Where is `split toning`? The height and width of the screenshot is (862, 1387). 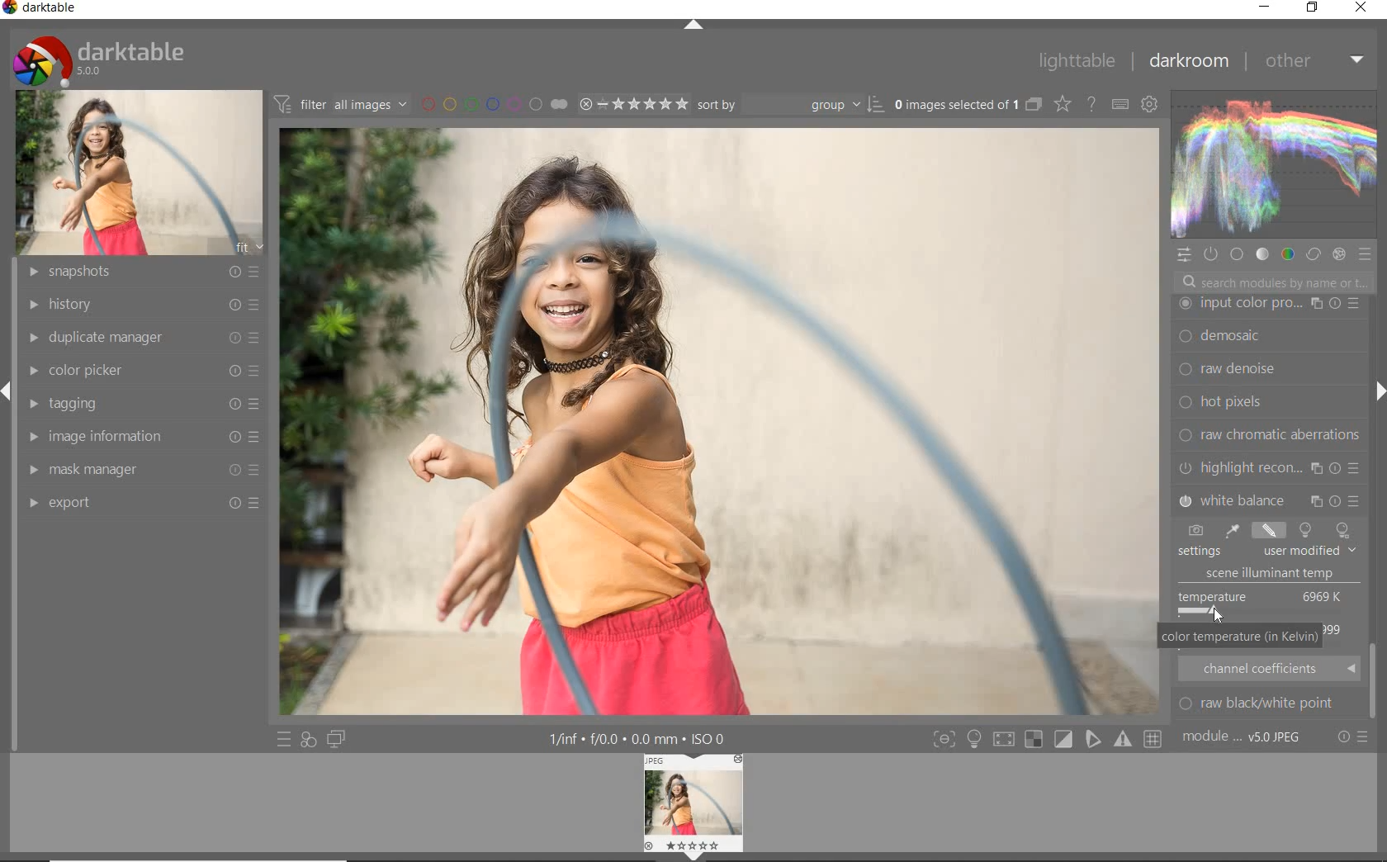
split toning is located at coordinates (1270, 499).